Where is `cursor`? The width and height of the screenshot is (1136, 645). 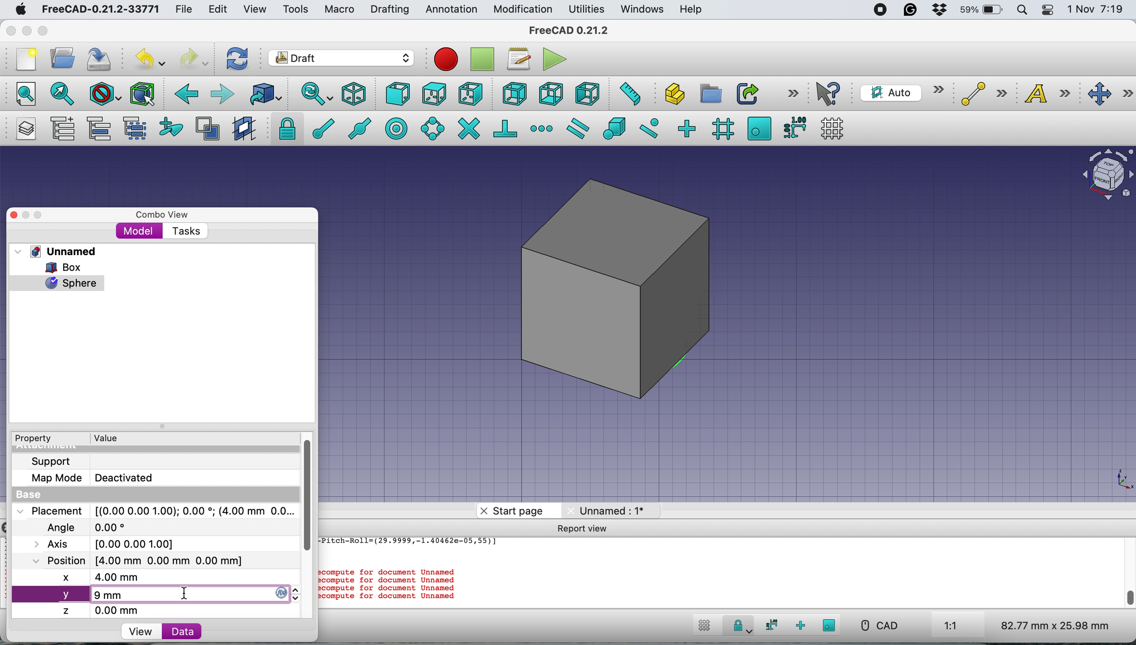 cursor is located at coordinates (188, 594).